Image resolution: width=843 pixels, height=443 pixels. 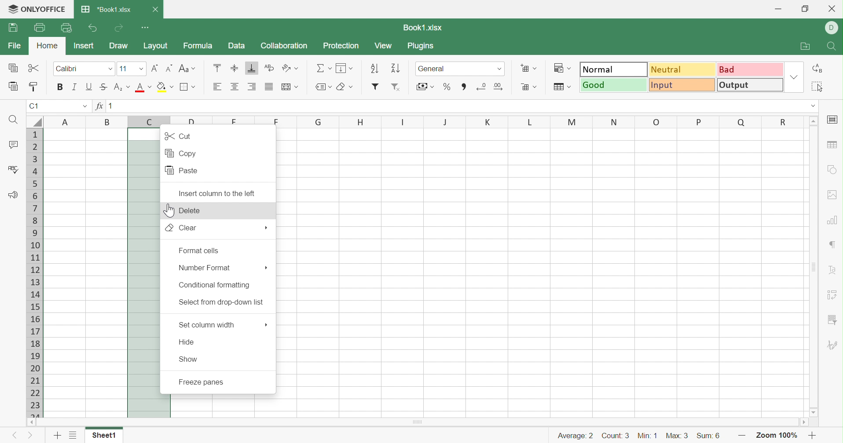 I want to click on Select from drop-down list, so click(x=223, y=302).